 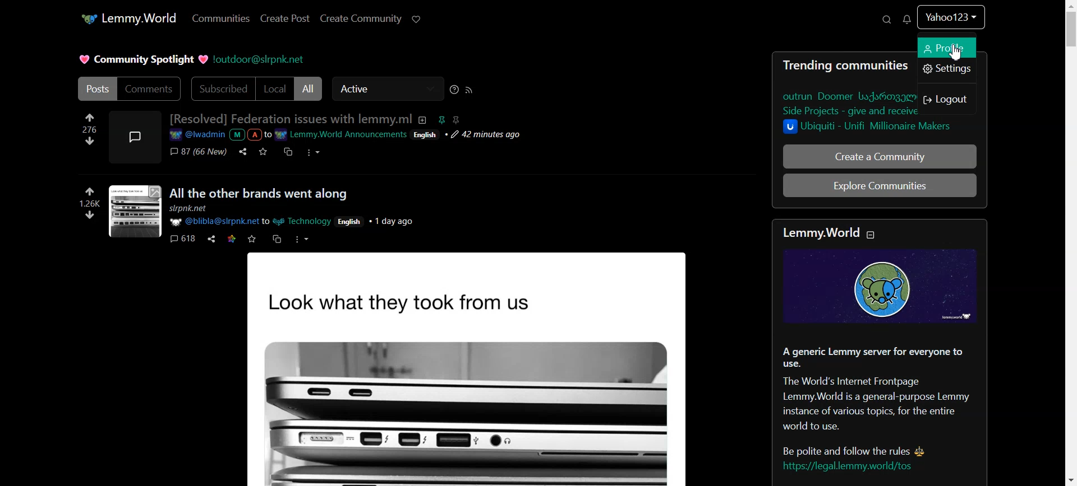 I want to click on save, so click(x=263, y=152).